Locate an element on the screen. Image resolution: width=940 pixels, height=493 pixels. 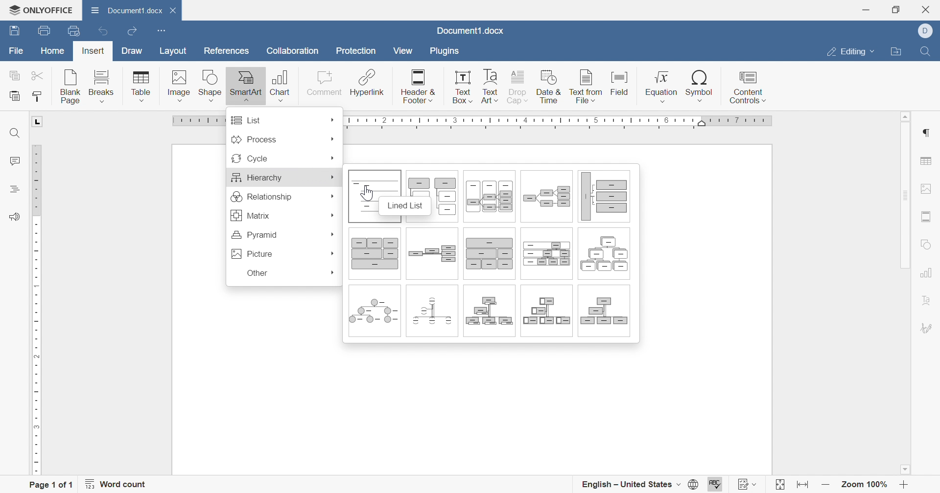
More is located at coordinates (333, 195).